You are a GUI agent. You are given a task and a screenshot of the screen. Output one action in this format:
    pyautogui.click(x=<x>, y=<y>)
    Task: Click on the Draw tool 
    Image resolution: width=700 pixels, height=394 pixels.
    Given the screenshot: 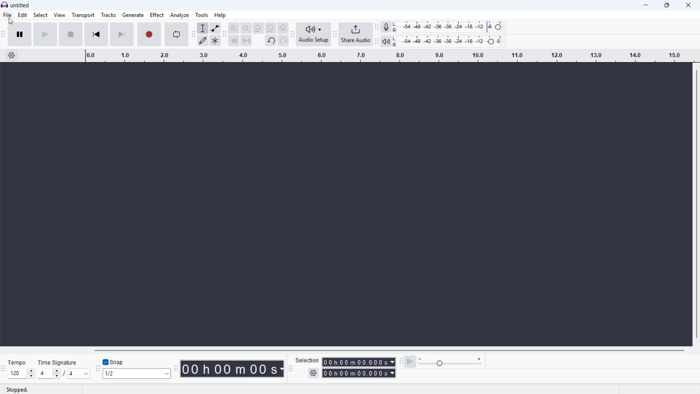 What is the action you would take?
    pyautogui.click(x=203, y=40)
    